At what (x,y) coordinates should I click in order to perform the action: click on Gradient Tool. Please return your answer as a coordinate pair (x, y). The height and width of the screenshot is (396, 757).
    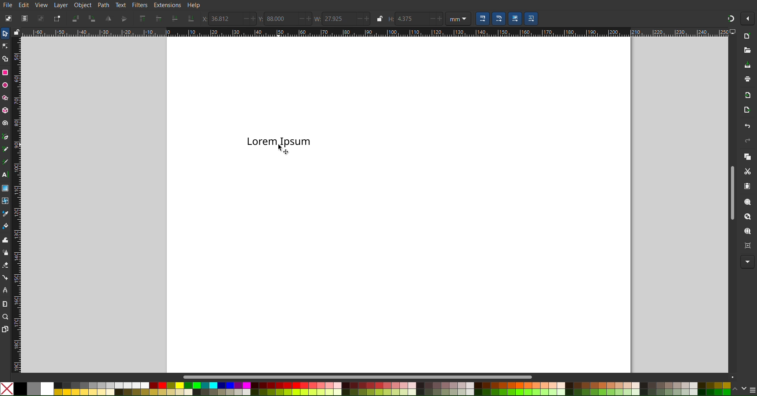
    Looking at the image, I should click on (5, 188).